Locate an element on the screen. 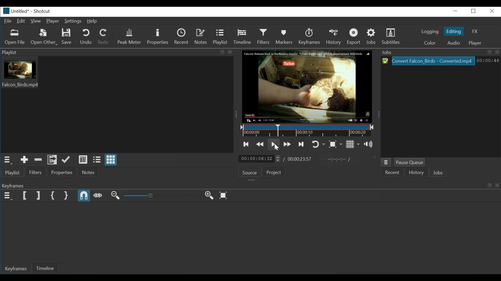 Image resolution: width=501 pixels, height=281 pixels. Notes is located at coordinates (87, 173).